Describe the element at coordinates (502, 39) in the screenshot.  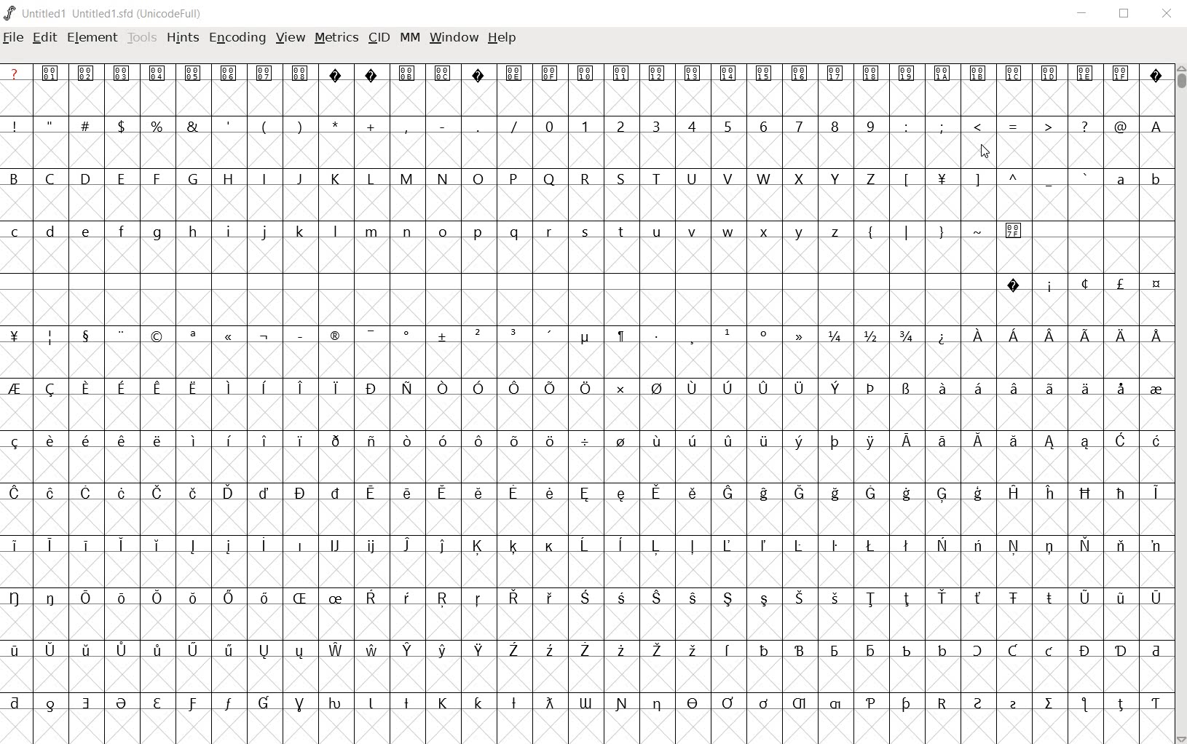
I see `help` at that location.